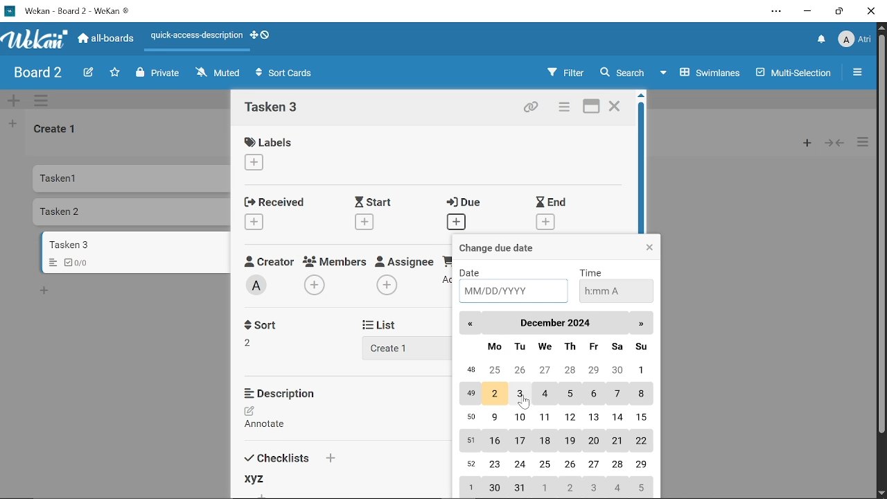  What do you see at coordinates (396, 347) in the screenshot?
I see `Add list` at bounding box center [396, 347].